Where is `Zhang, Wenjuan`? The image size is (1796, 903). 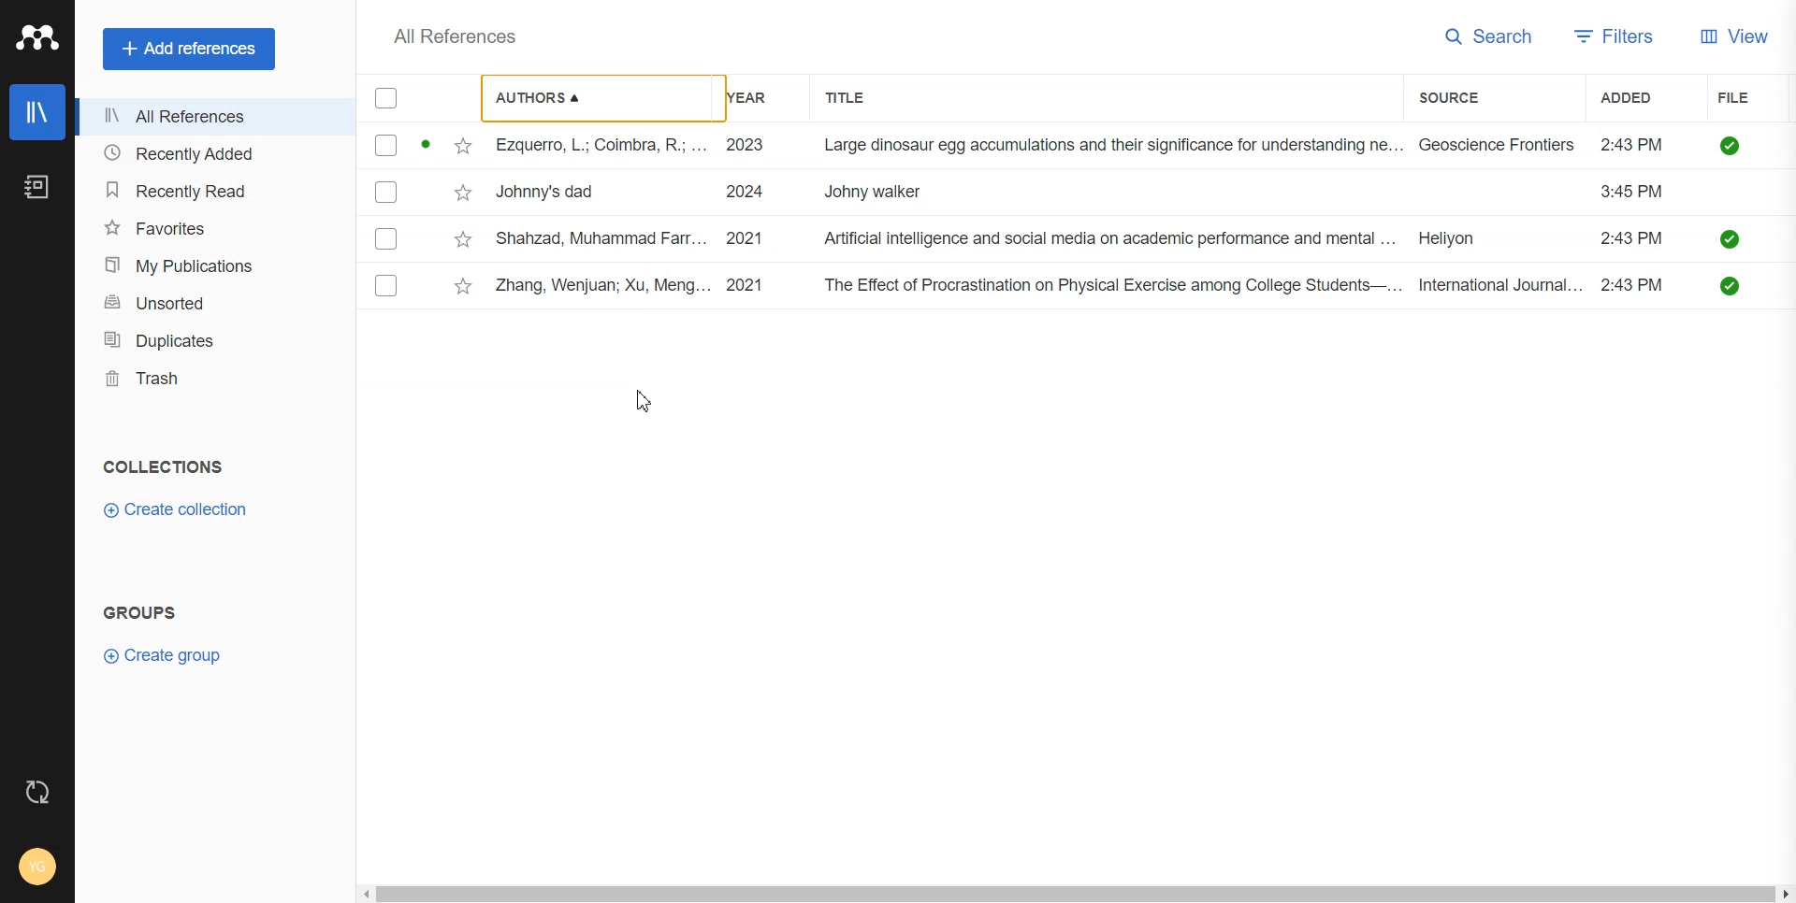
Zhang, Wenjuan is located at coordinates (601, 285).